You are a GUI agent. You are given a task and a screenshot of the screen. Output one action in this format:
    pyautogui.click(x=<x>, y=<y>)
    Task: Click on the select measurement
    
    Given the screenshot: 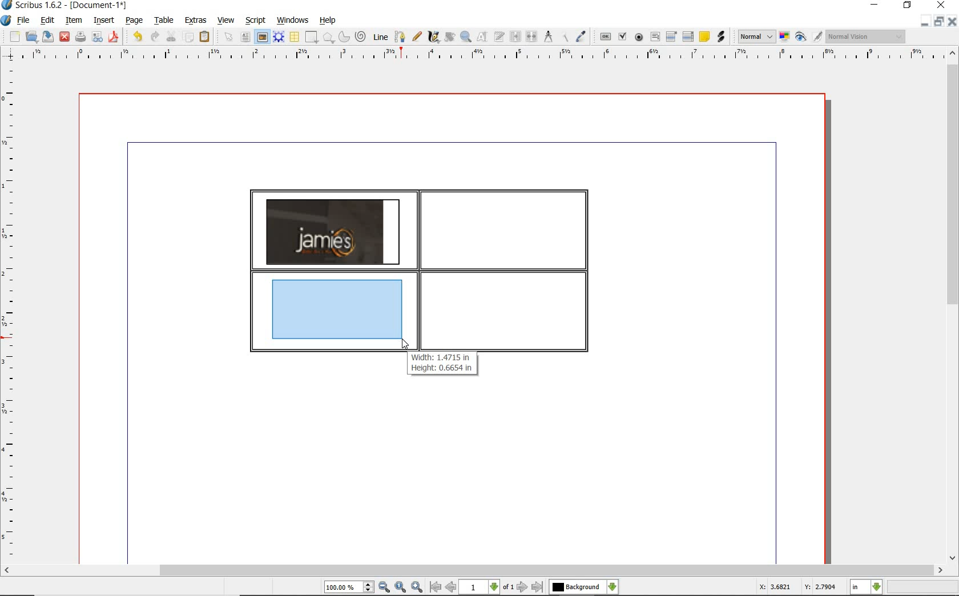 What is the action you would take?
    pyautogui.click(x=867, y=587)
    